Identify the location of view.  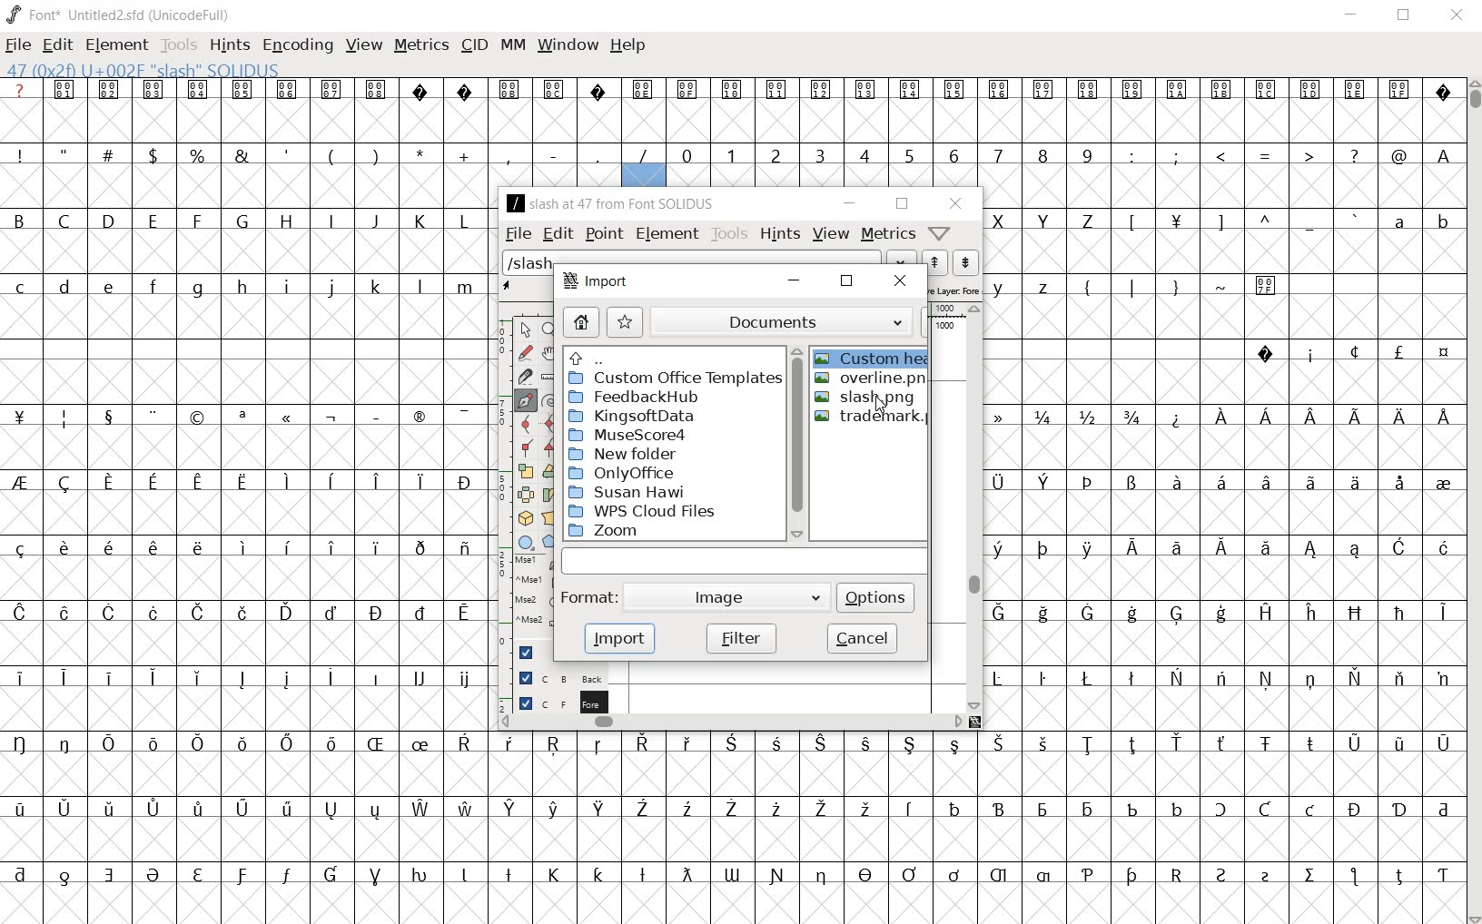
(832, 235).